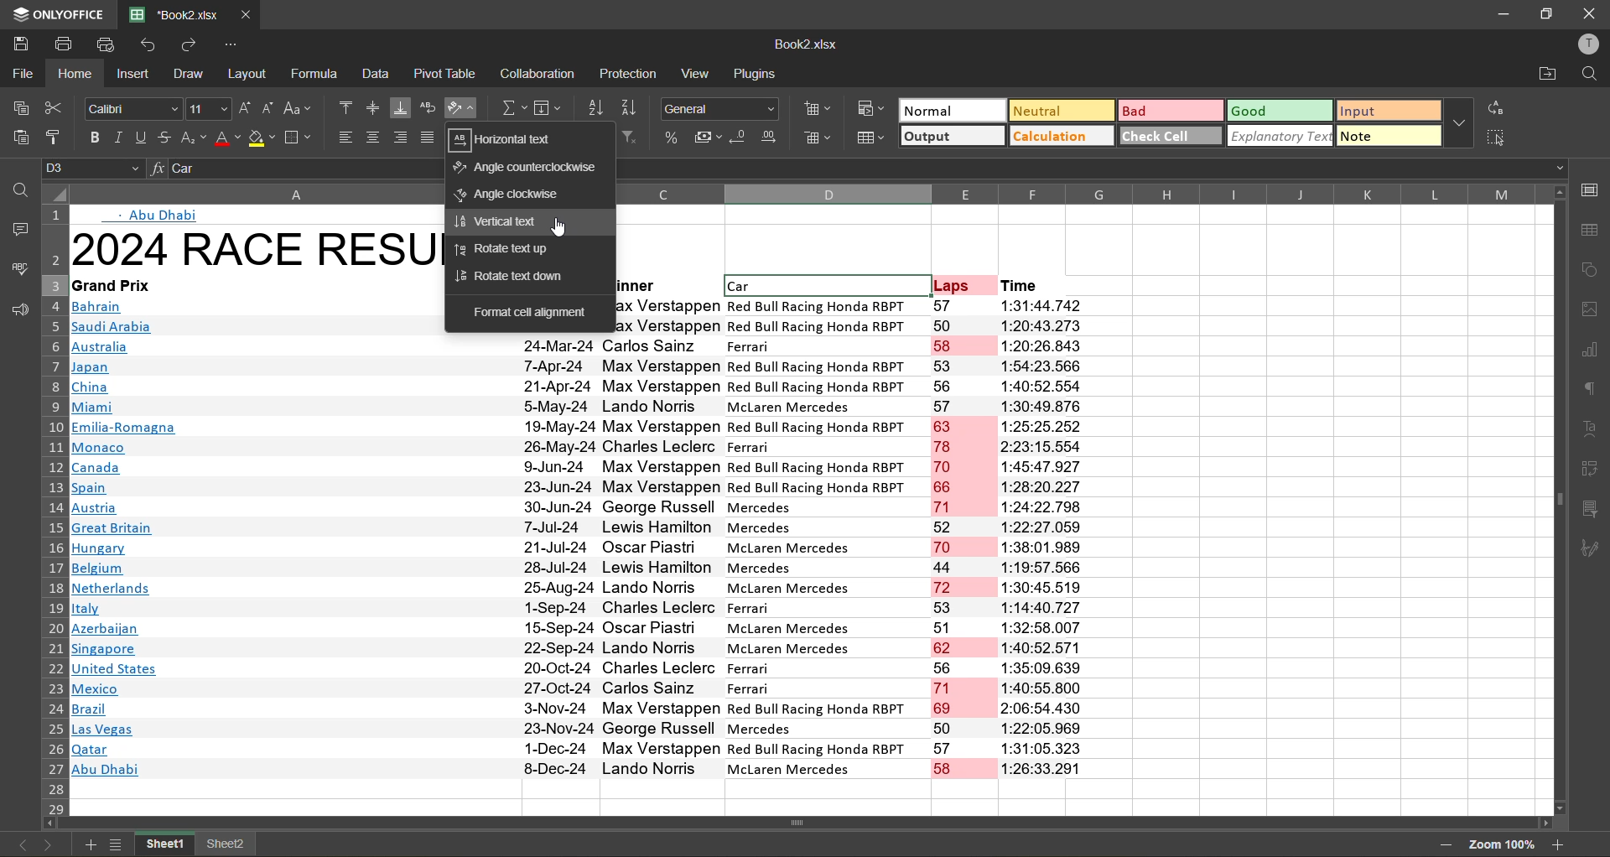 This screenshot has height=857, width=1610. What do you see at coordinates (64, 46) in the screenshot?
I see `print` at bounding box center [64, 46].